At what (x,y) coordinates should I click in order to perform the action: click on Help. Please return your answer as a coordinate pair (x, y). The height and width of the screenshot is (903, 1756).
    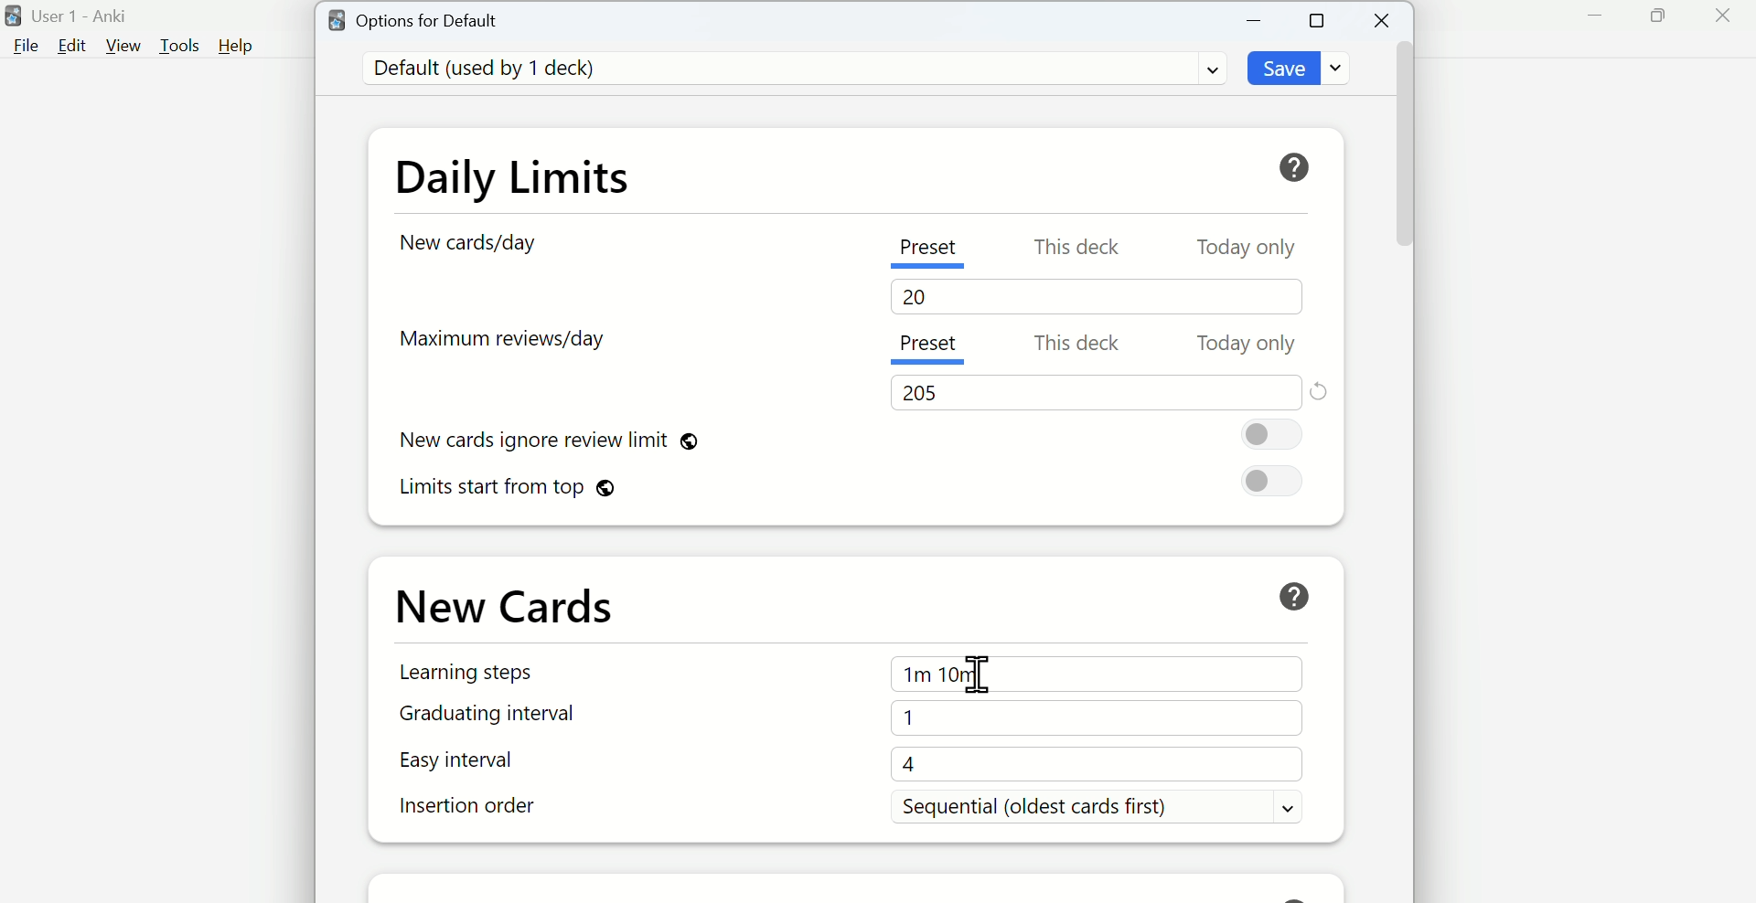
    Looking at the image, I should click on (1301, 163).